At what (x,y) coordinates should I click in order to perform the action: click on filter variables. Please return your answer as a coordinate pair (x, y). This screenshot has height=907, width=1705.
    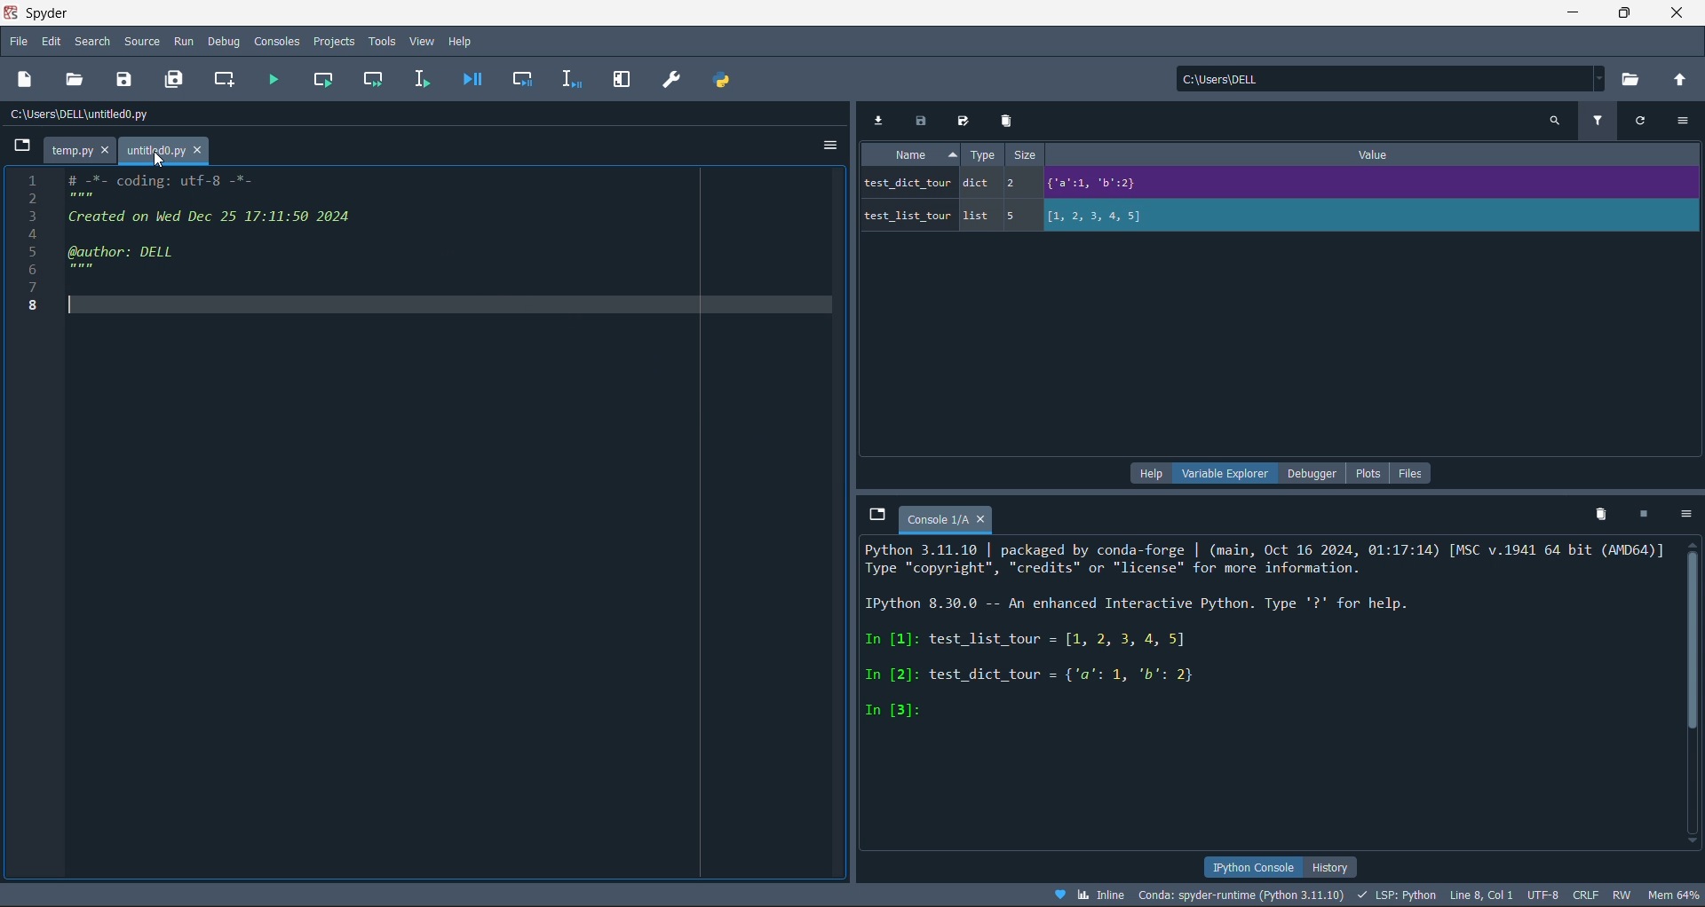
    Looking at the image, I should click on (1595, 122).